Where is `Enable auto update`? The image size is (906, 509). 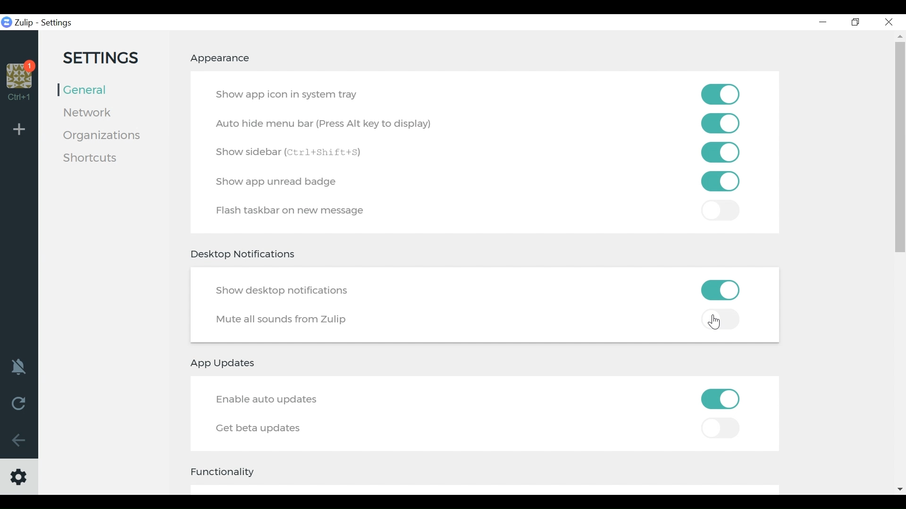
Enable auto update is located at coordinates (270, 401).